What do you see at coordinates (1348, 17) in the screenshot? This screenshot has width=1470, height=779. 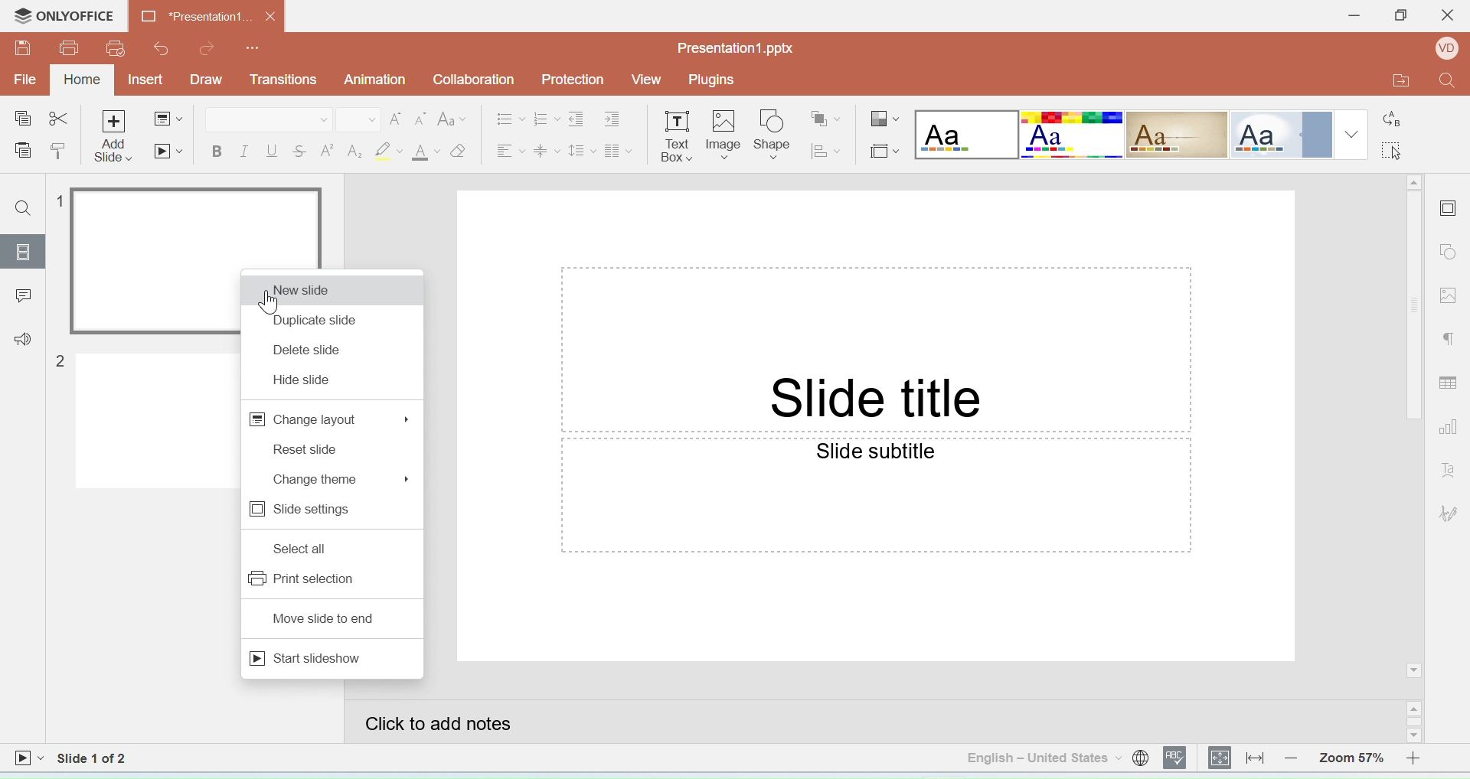 I see `Minimise` at bounding box center [1348, 17].